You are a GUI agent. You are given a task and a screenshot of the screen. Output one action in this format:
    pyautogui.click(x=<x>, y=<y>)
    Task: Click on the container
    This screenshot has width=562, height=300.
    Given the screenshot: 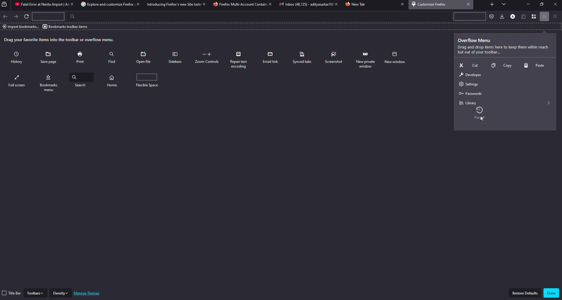 What is the action you would take?
    pyautogui.click(x=535, y=17)
    